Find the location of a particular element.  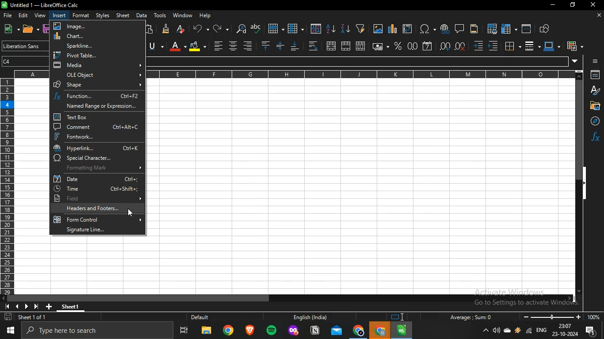

format as currency is located at coordinates (378, 46).